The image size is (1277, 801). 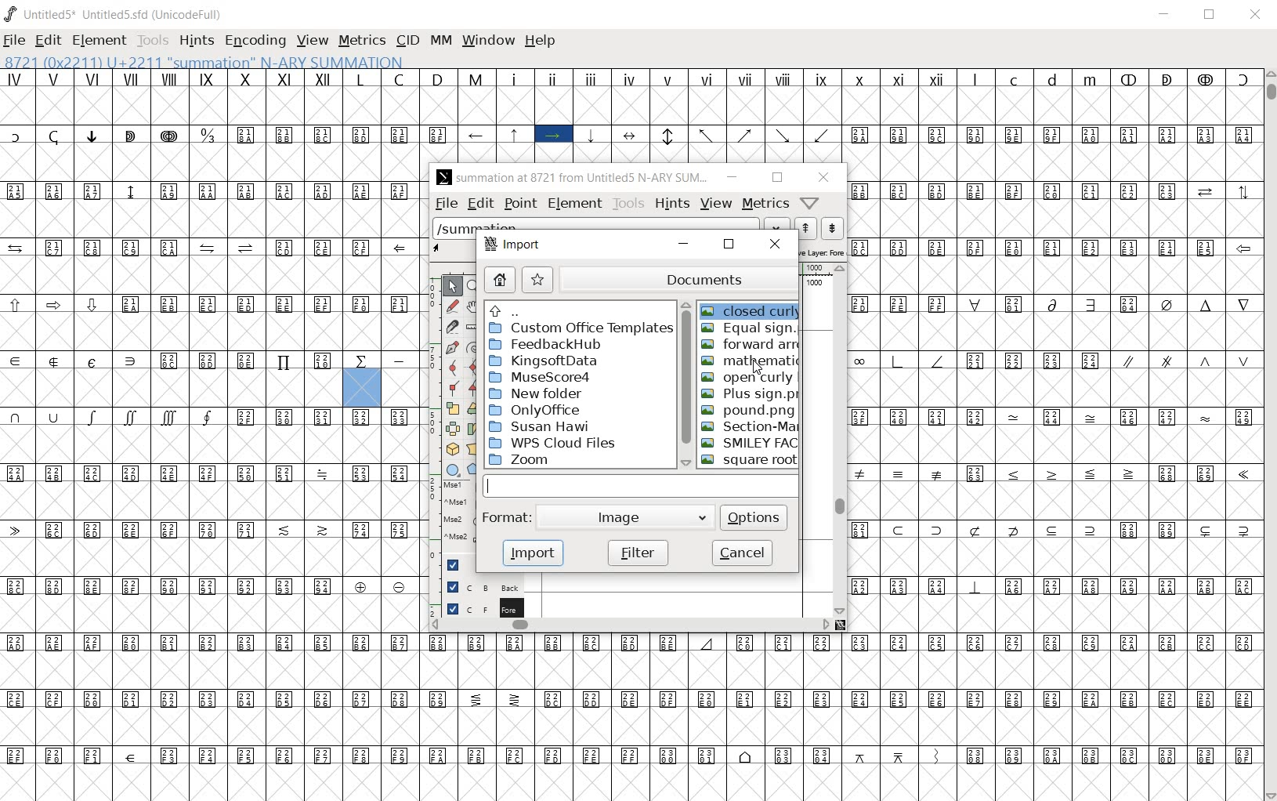 I want to click on change whether spiro is active or not, so click(x=474, y=346).